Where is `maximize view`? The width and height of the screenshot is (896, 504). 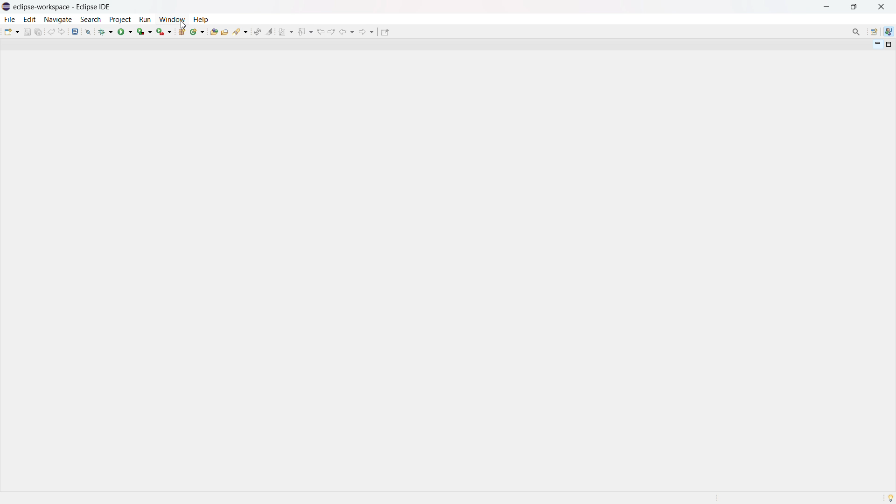 maximize view is located at coordinates (889, 44).